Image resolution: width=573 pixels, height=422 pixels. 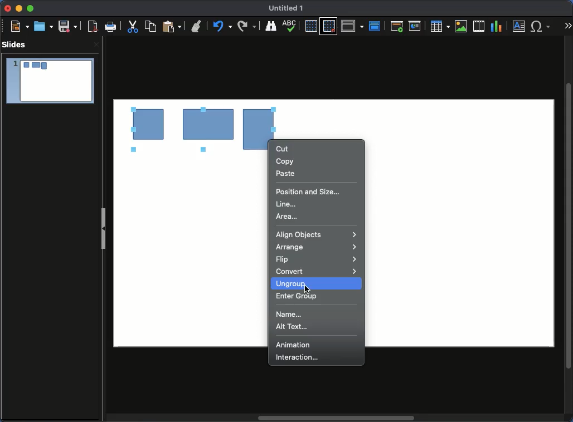 What do you see at coordinates (19, 9) in the screenshot?
I see `Minimize` at bounding box center [19, 9].